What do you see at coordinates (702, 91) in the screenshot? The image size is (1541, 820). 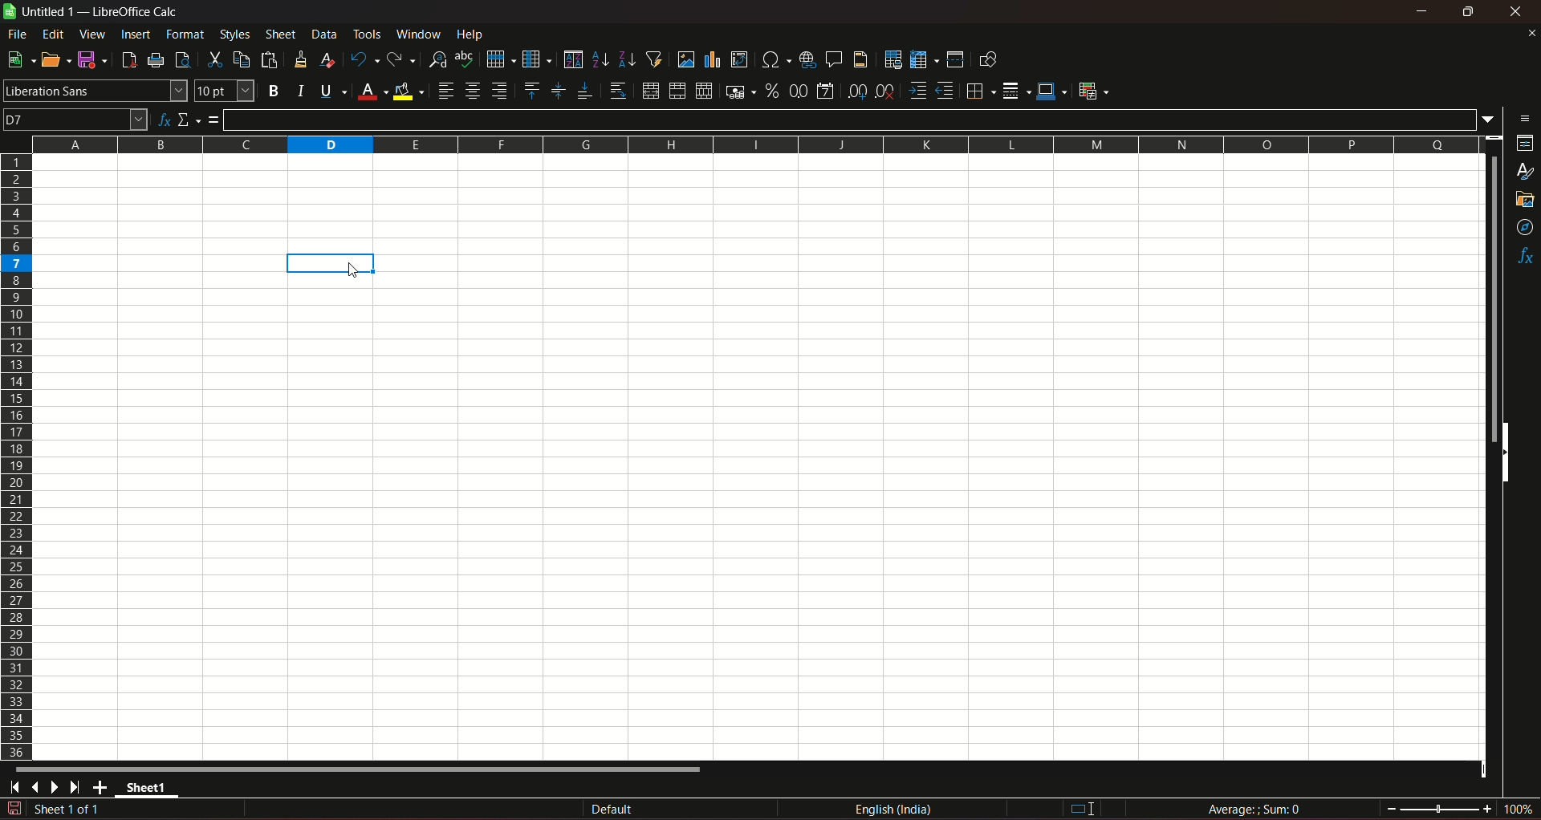 I see `unmerge` at bounding box center [702, 91].